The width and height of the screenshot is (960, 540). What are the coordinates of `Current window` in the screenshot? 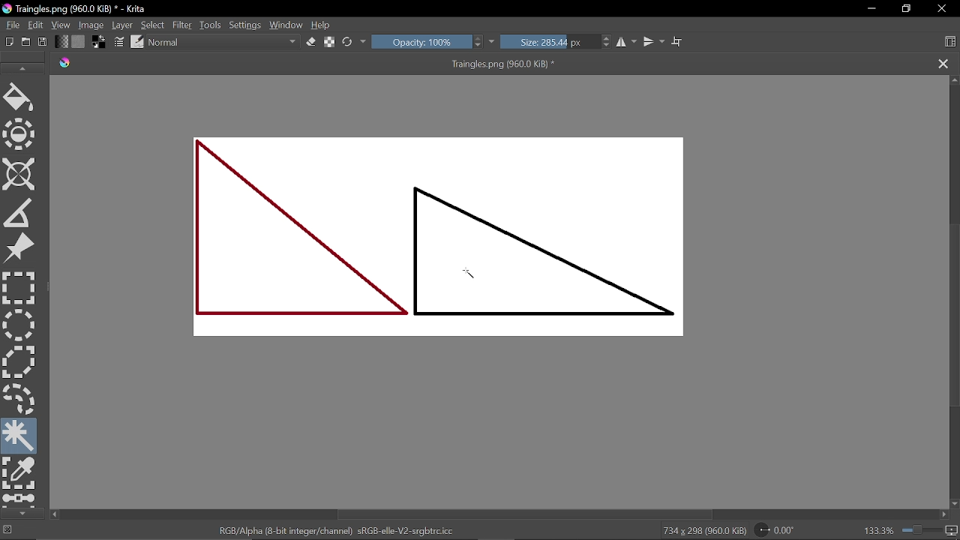 It's located at (76, 9).